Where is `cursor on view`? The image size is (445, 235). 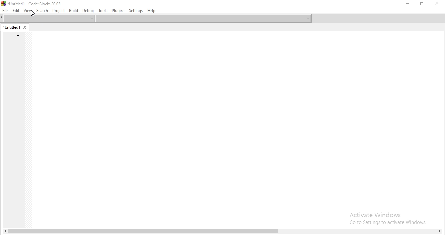
cursor on view is located at coordinates (32, 13).